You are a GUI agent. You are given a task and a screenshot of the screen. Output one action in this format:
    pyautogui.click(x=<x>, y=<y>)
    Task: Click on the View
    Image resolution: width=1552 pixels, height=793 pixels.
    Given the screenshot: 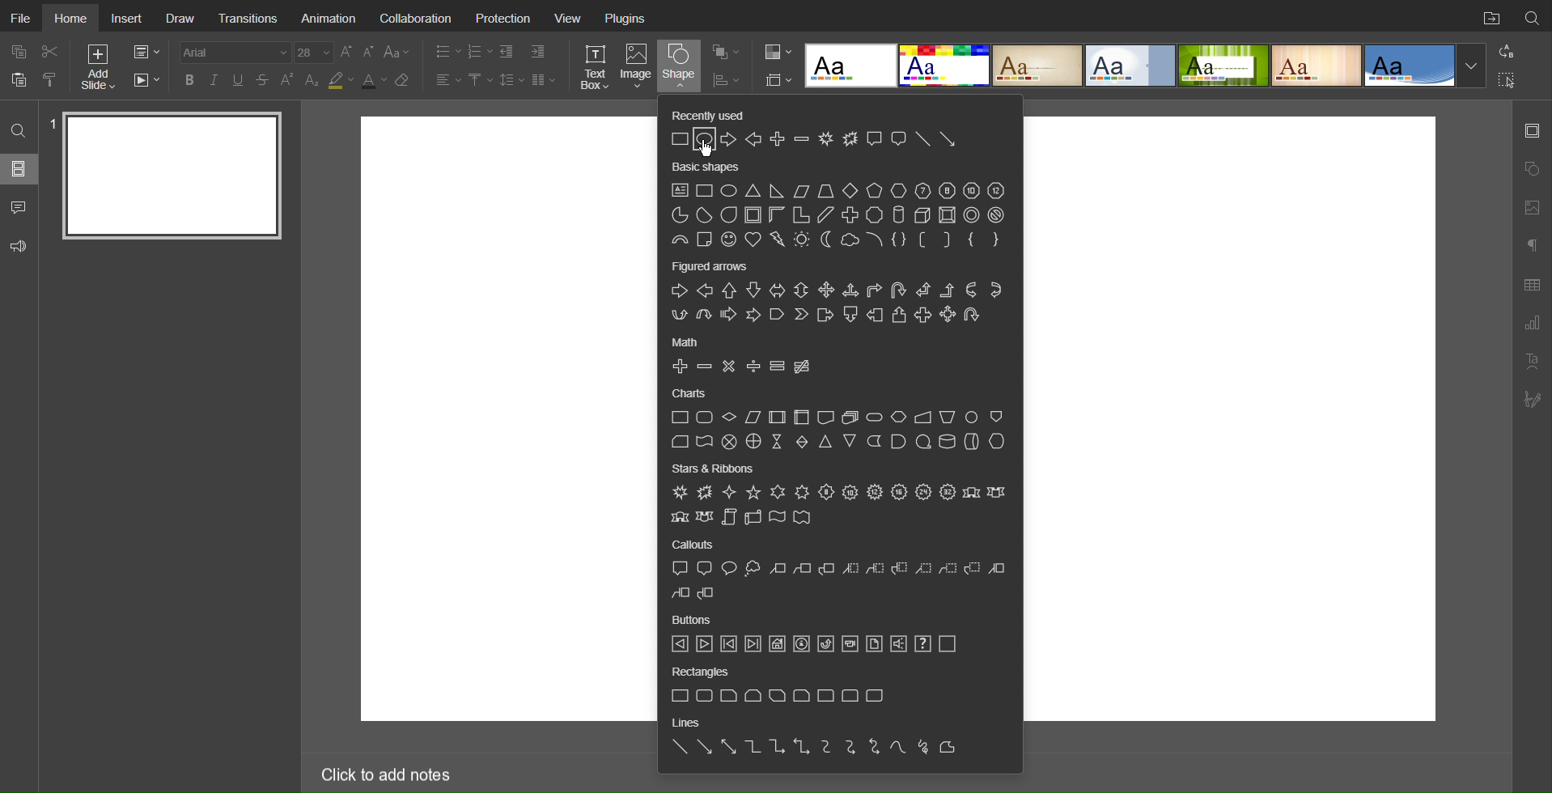 What is the action you would take?
    pyautogui.click(x=565, y=19)
    